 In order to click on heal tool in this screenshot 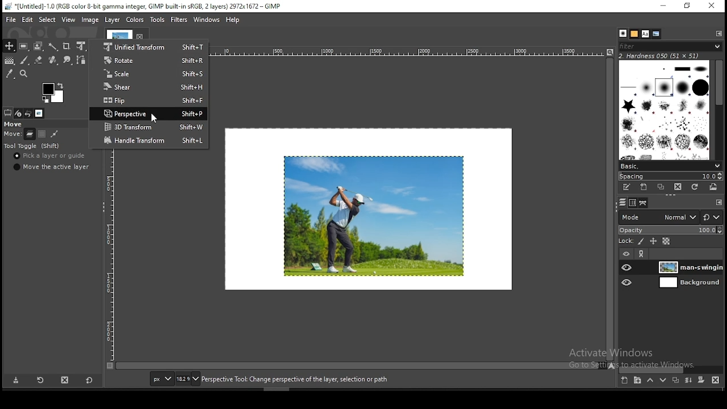, I will do `click(53, 61)`.